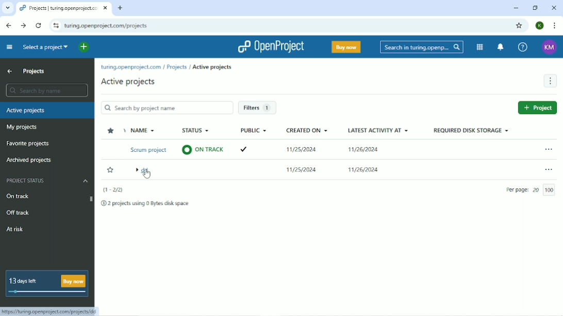  What do you see at coordinates (550, 81) in the screenshot?
I see `More` at bounding box center [550, 81].